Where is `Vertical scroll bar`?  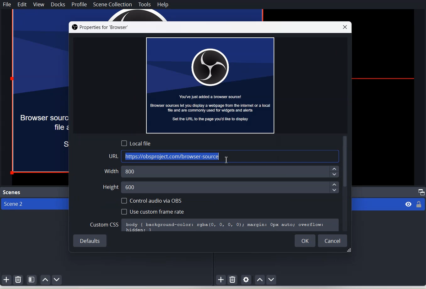
Vertical scroll bar is located at coordinates (345, 183).